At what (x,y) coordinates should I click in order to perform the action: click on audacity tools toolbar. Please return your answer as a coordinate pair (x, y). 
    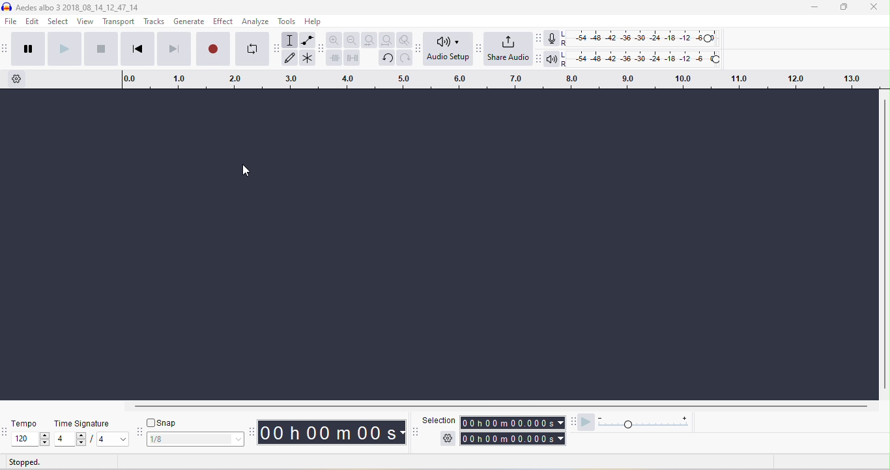
    Looking at the image, I should click on (278, 48).